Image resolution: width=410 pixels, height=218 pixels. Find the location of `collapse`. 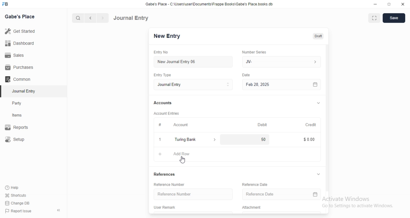

collapse is located at coordinates (319, 174).